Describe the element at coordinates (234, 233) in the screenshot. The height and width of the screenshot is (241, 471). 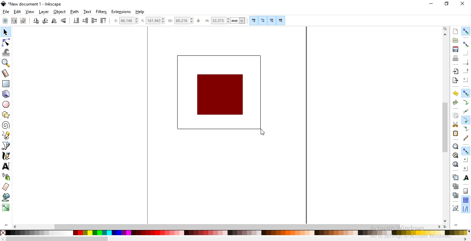
I see `color` at that location.